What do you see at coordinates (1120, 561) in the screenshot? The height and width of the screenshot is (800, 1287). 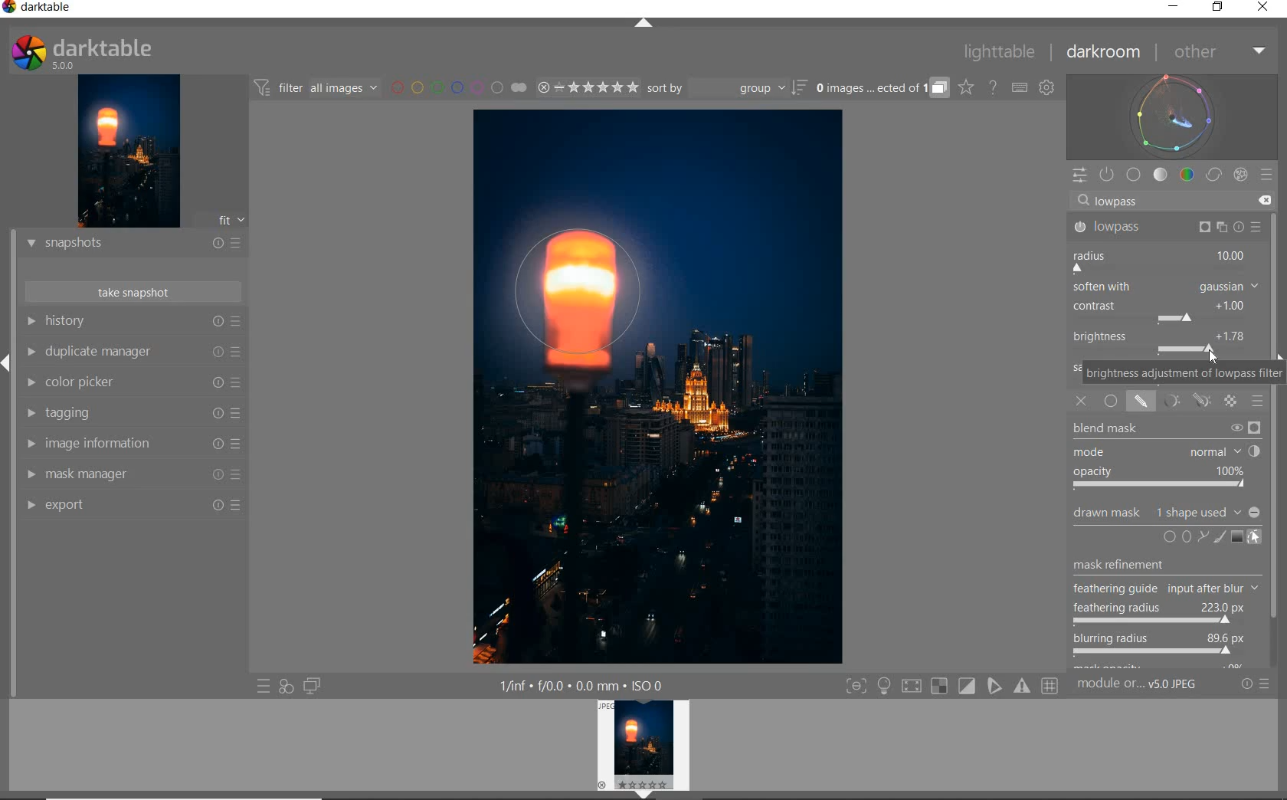 I see `Mask refinement` at bounding box center [1120, 561].